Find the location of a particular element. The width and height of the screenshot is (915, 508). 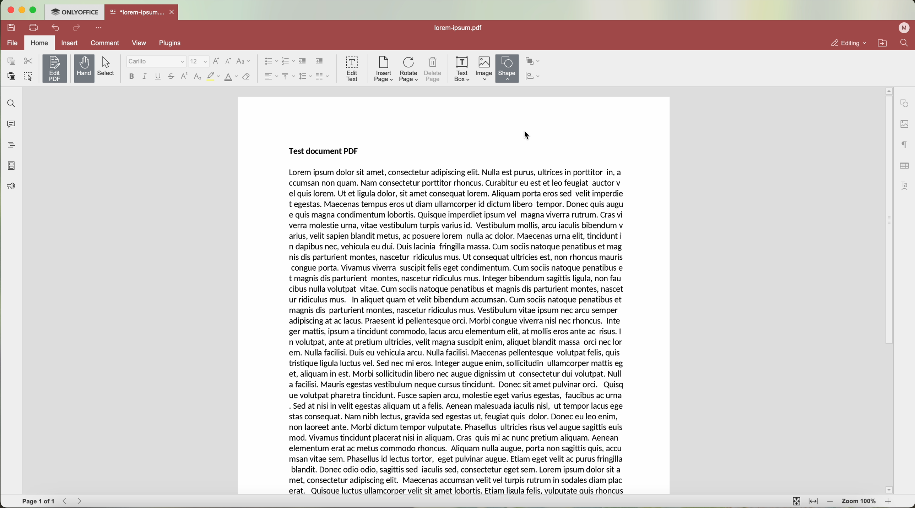

delete page is located at coordinates (434, 70).